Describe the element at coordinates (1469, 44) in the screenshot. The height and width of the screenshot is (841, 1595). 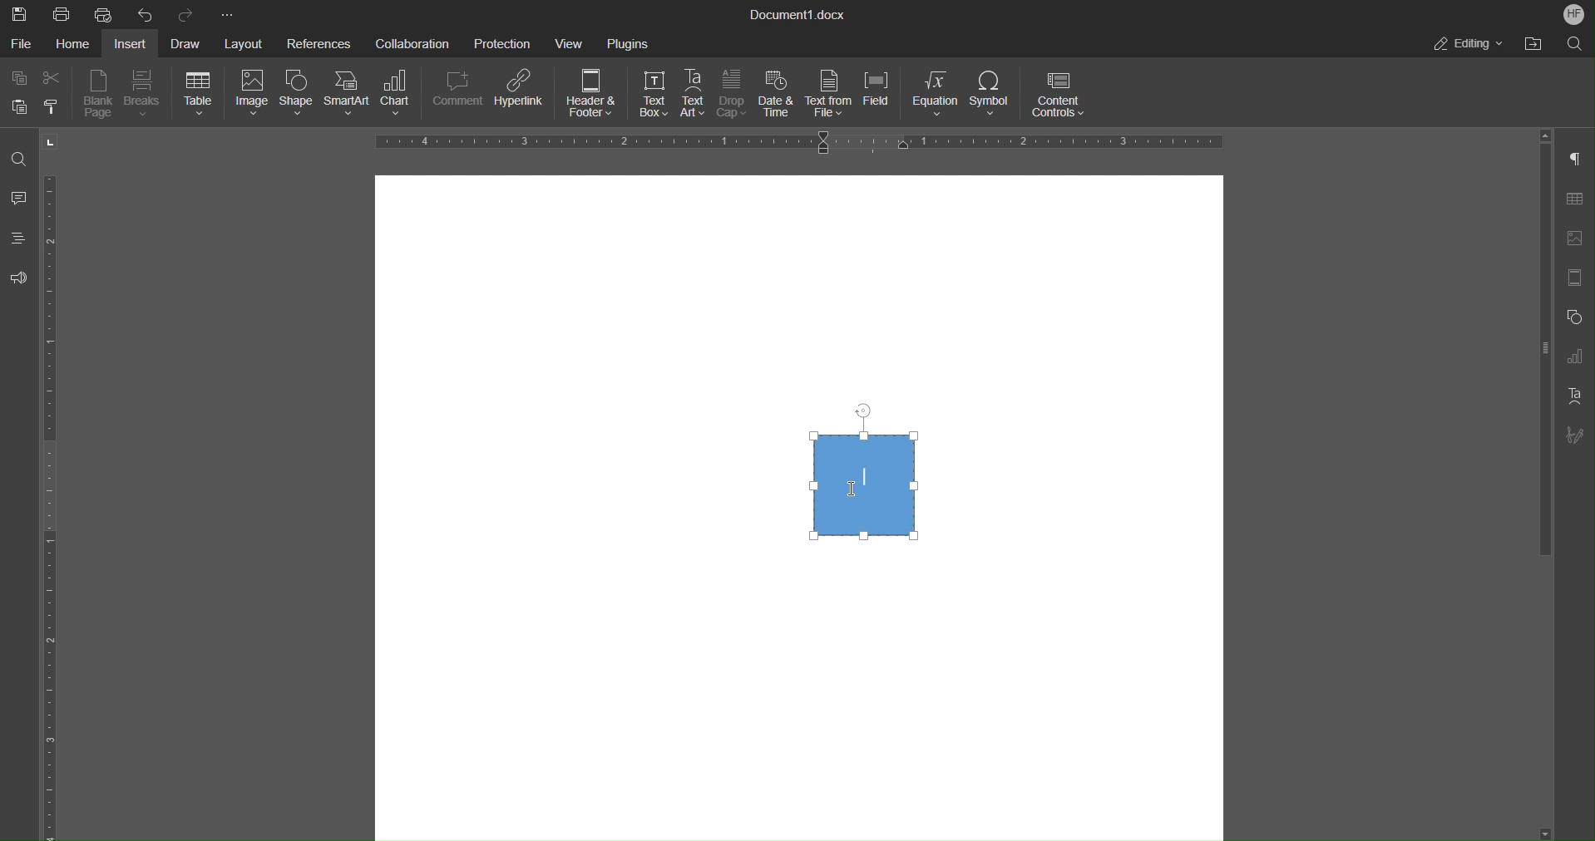
I see `Editing` at that location.